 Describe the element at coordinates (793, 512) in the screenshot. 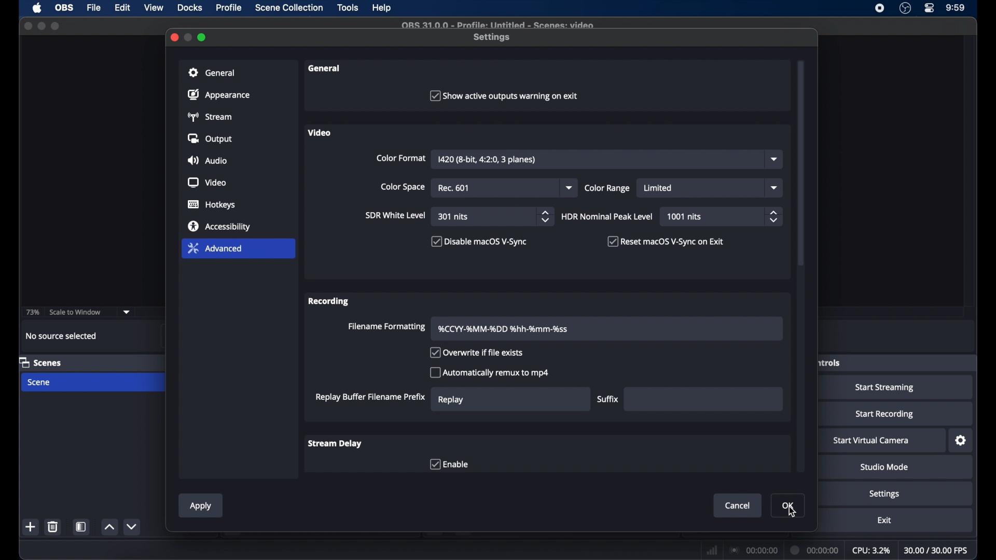

I see `cursor` at that location.